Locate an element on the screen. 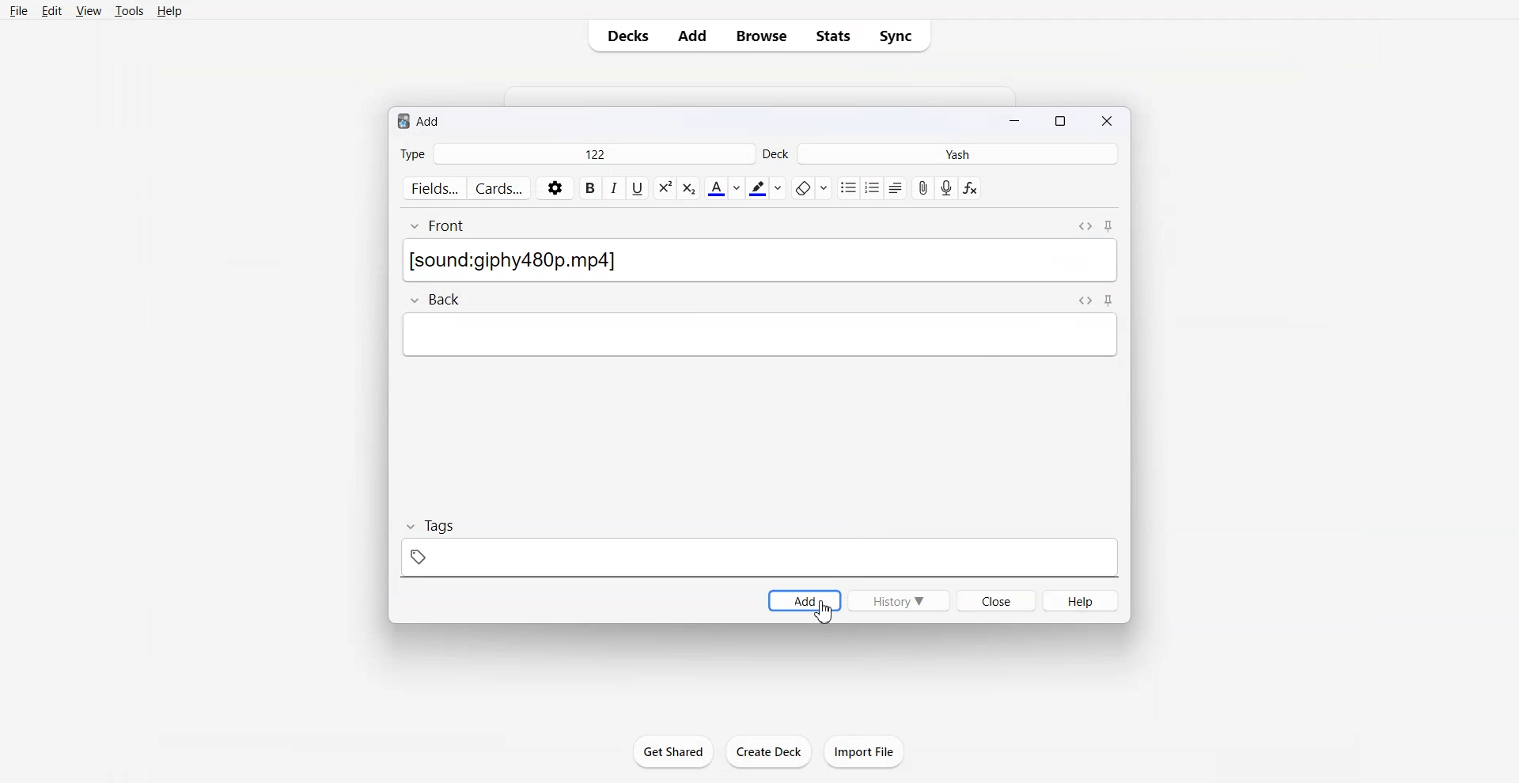 Image resolution: width=1519 pixels, height=783 pixels. Settings is located at coordinates (554, 187).